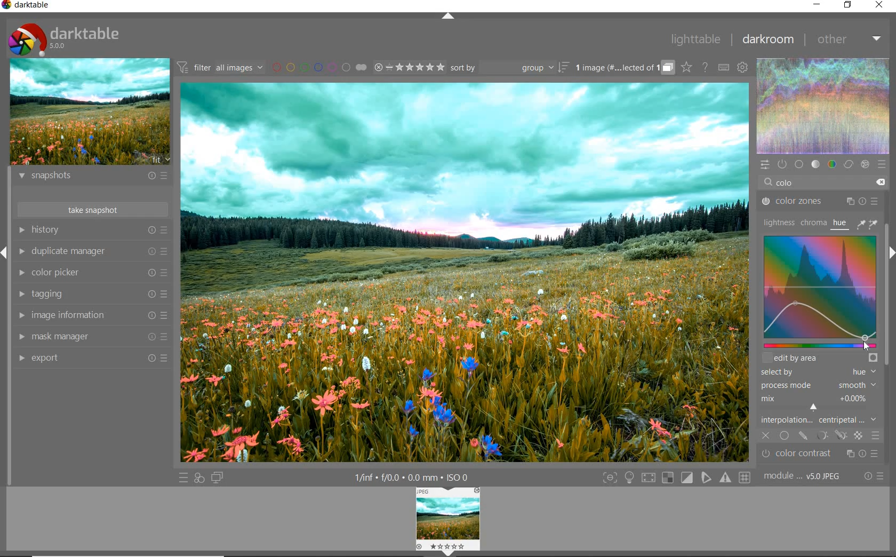 The image size is (896, 557). Describe the element at coordinates (410, 67) in the screenshot. I see `range ratings for selected images` at that location.